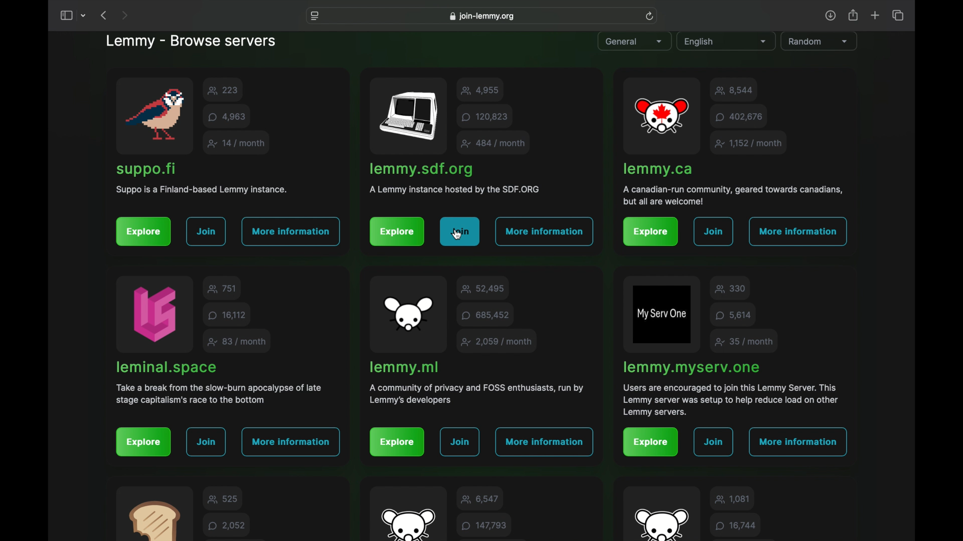 This screenshot has width=963, height=541. I want to click on stat, so click(237, 143).